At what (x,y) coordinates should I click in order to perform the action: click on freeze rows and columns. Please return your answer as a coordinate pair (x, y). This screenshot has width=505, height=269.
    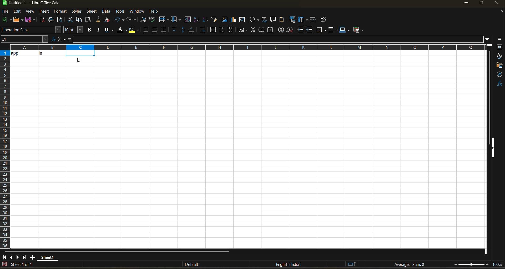
    Looking at the image, I should click on (304, 20).